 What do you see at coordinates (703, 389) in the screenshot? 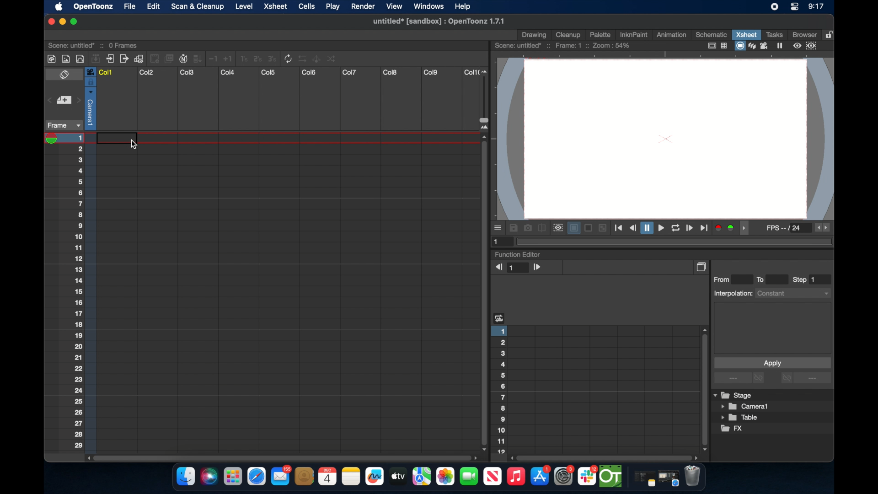
I see `scroll box` at bounding box center [703, 389].